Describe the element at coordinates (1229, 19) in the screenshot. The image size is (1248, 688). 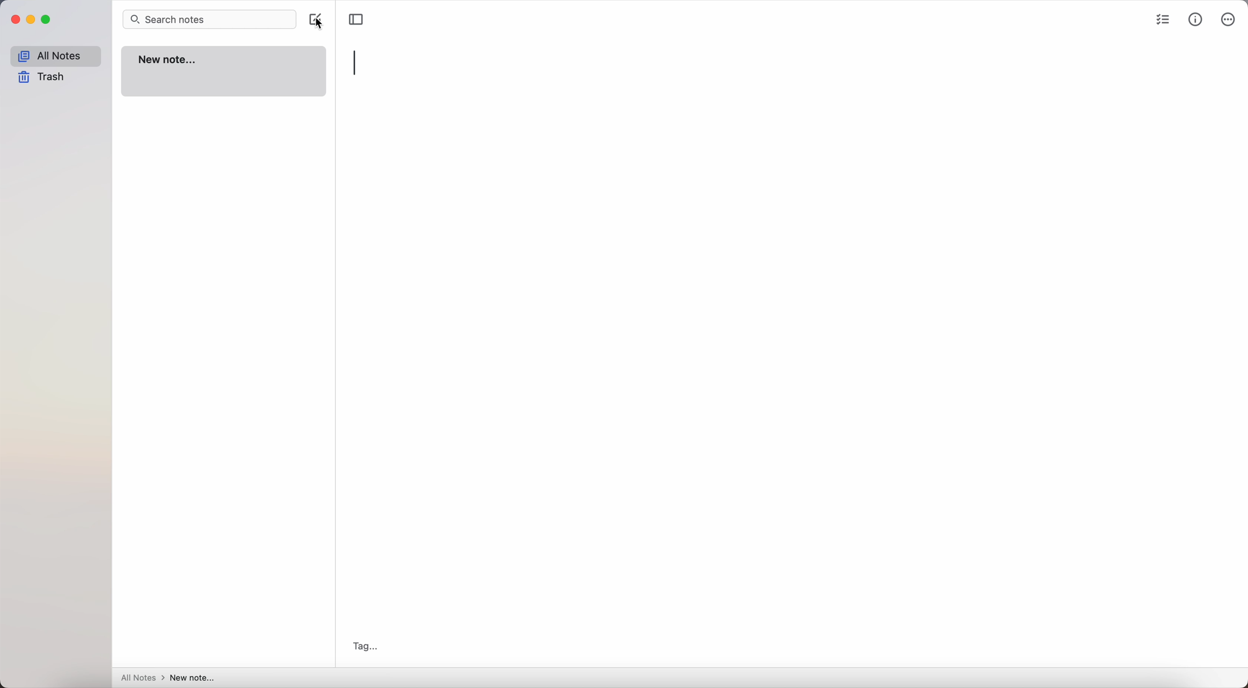
I see `more options` at that location.